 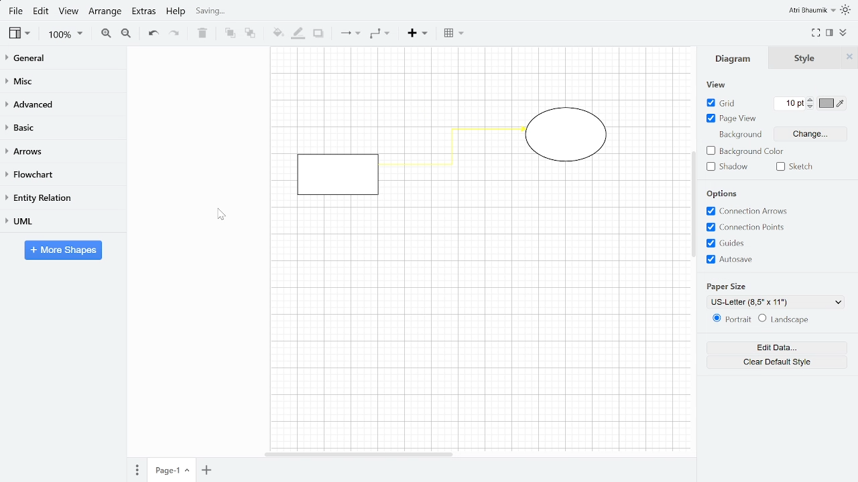 I want to click on Undo, so click(x=152, y=33).